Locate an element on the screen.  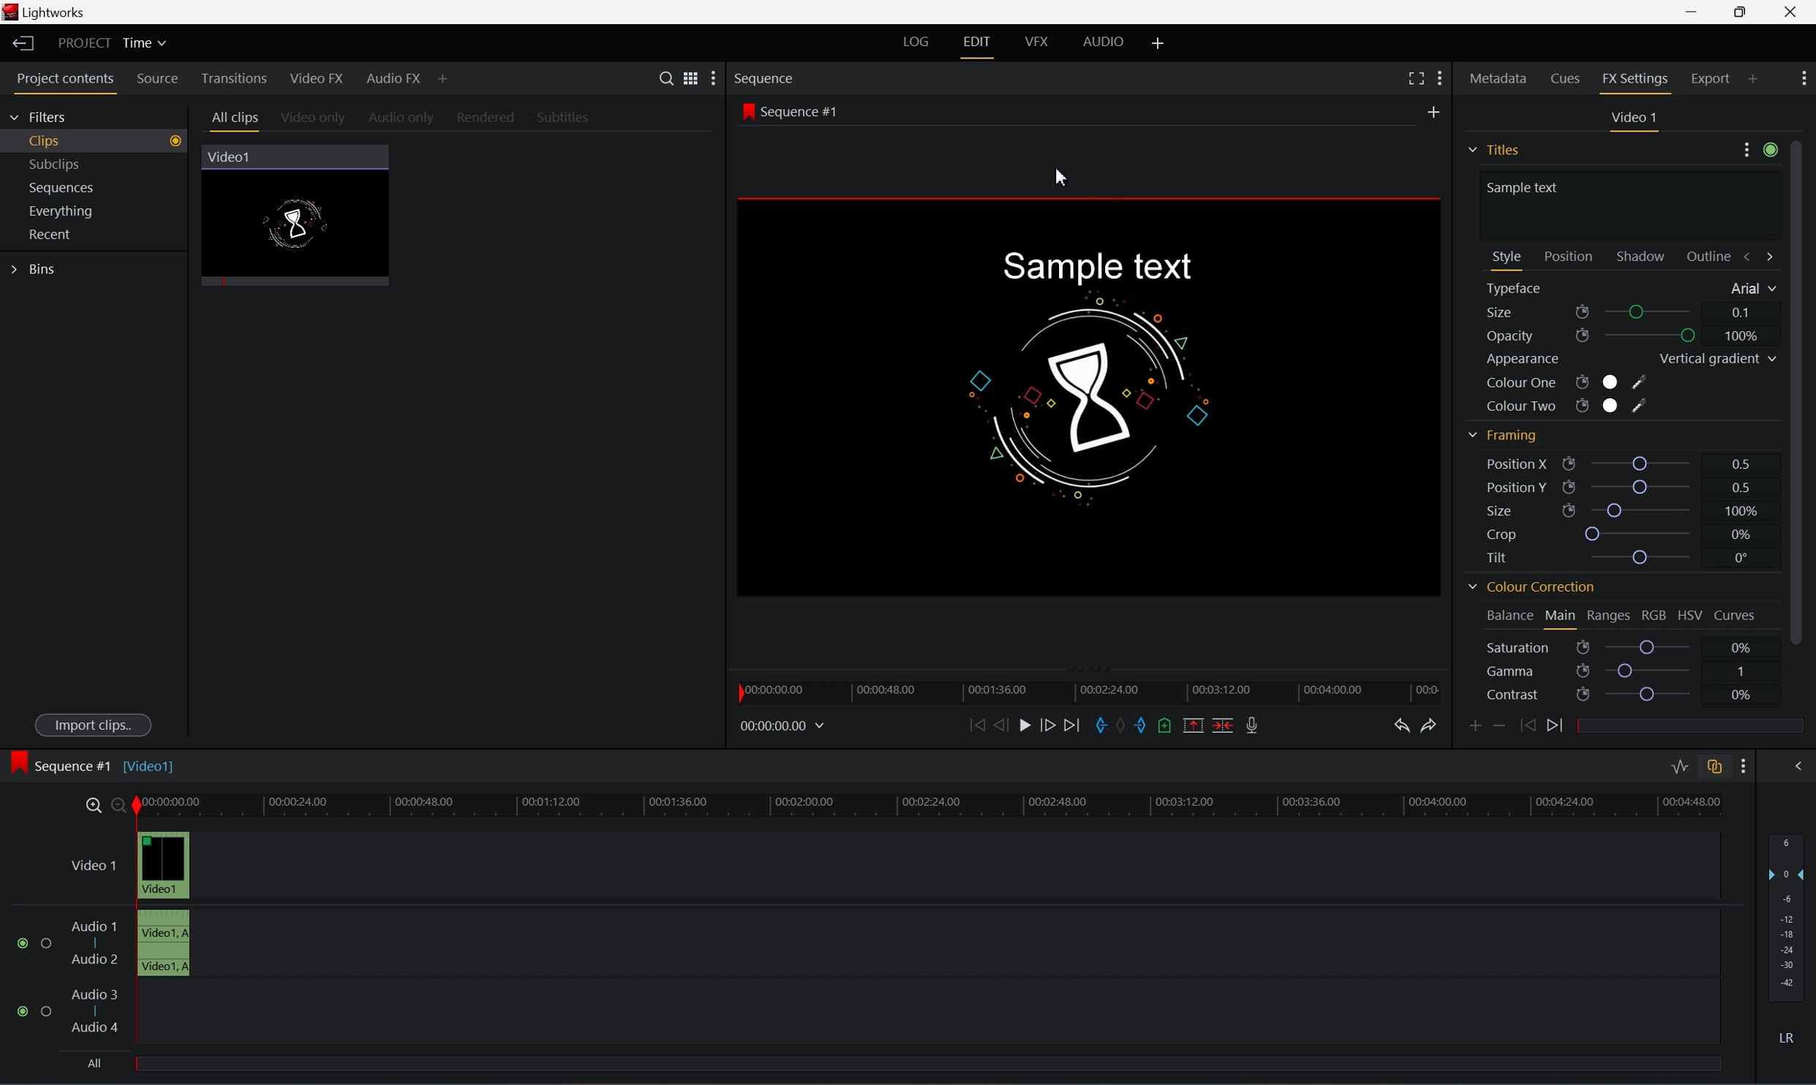
shadow is located at coordinates (1645, 256).